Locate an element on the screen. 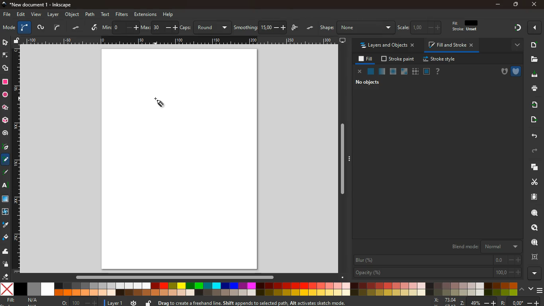 Image resolution: width=544 pixels, height=306 pixels. document is located at coordinates (535, 196).